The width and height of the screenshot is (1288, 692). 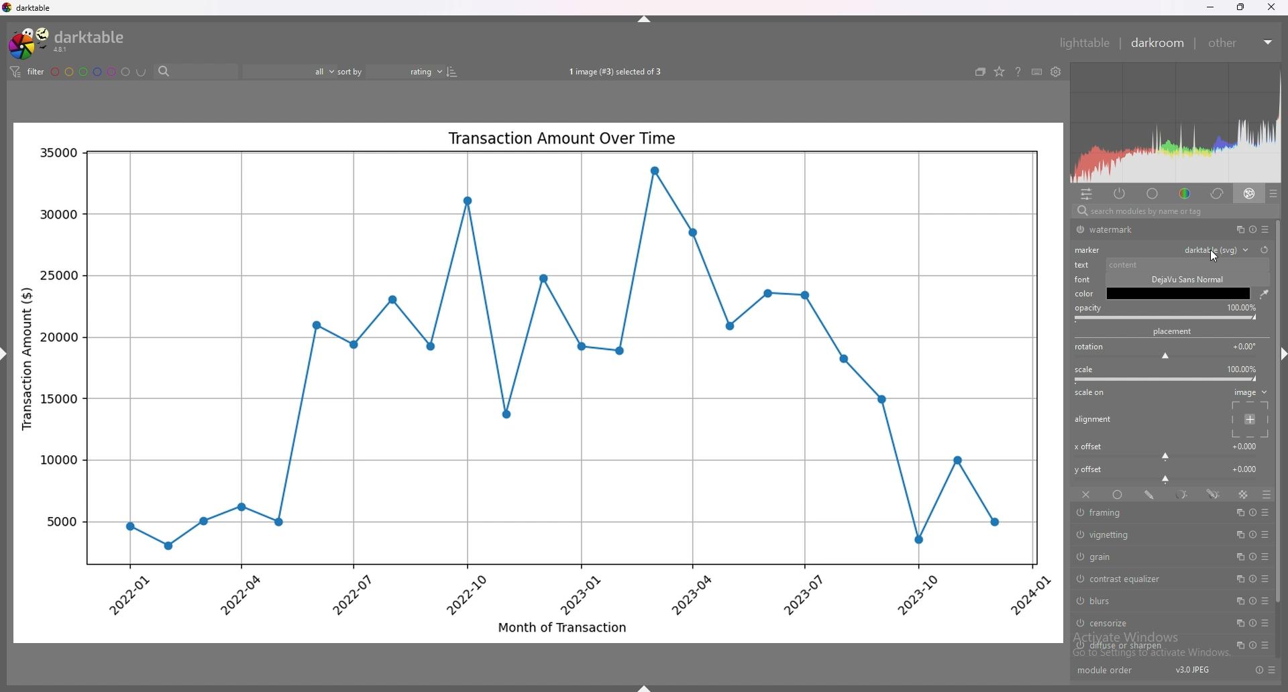 I want to click on scale, so click(x=1084, y=369).